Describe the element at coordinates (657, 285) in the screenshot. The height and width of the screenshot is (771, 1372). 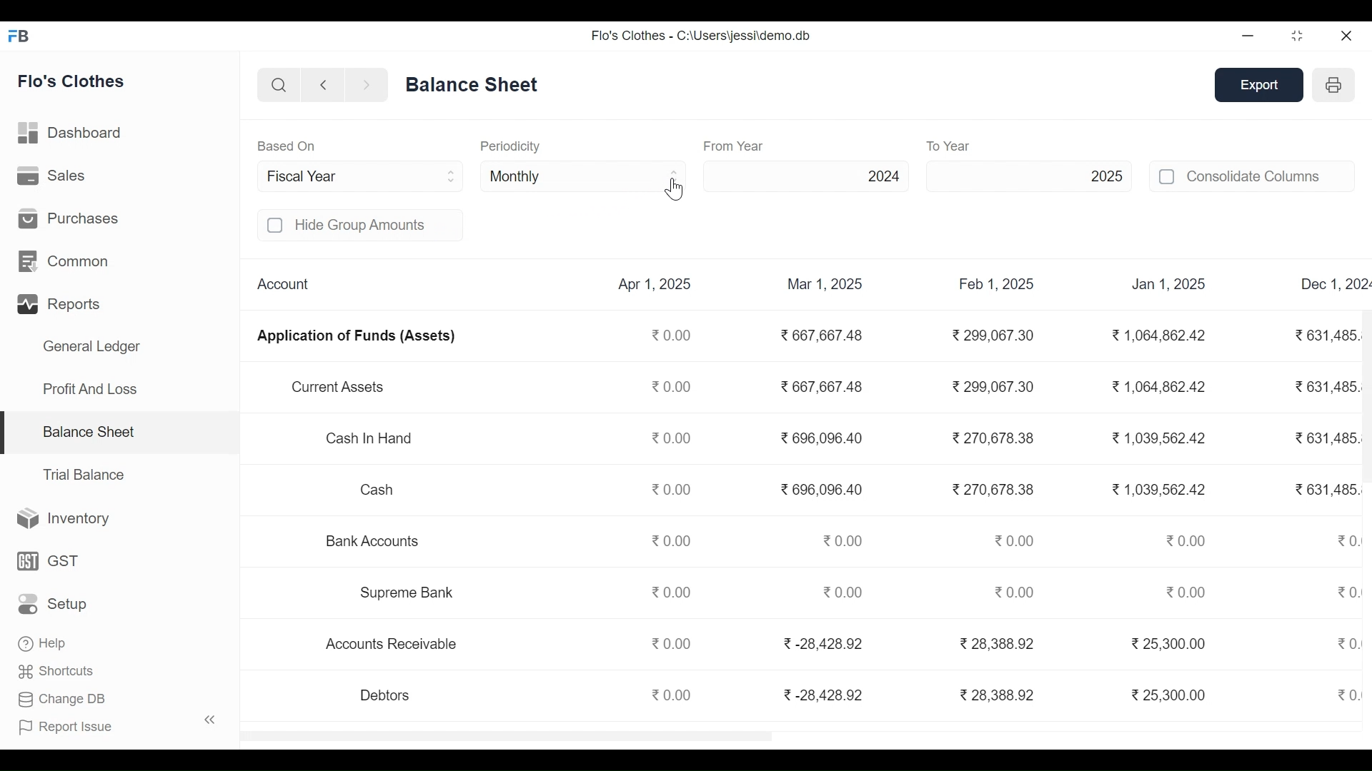
I see `Apr 1, 2025` at that location.